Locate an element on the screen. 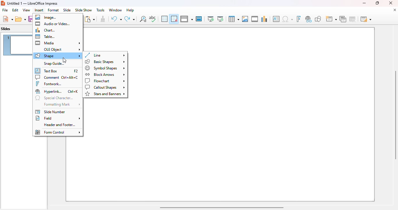 The height and width of the screenshot is (210, 398). slide layout is located at coordinates (366, 19).